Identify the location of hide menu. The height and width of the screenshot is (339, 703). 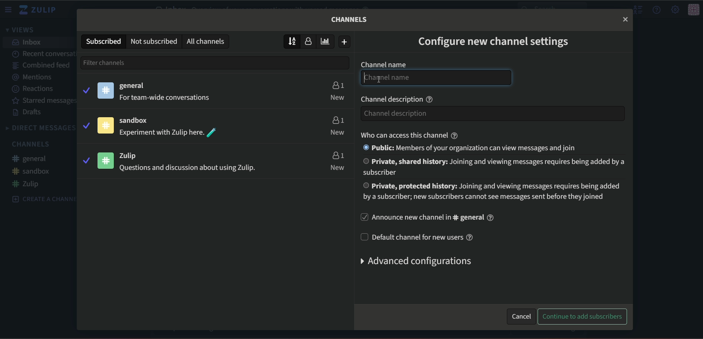
(638, 10).